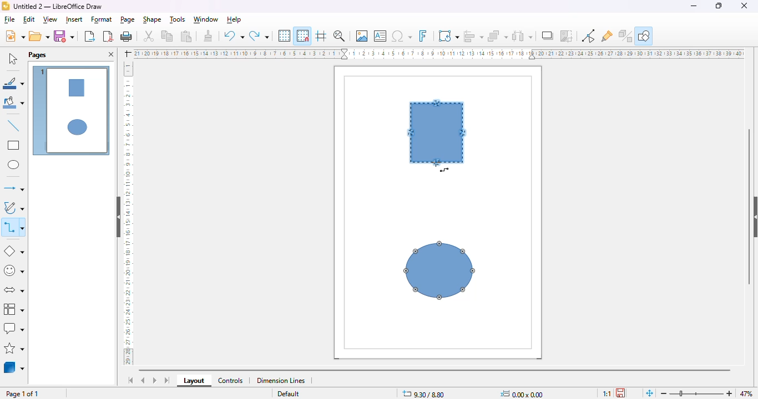  Describe the element at coordinates (10, 20) in the screenshot. I see `file` at that location.